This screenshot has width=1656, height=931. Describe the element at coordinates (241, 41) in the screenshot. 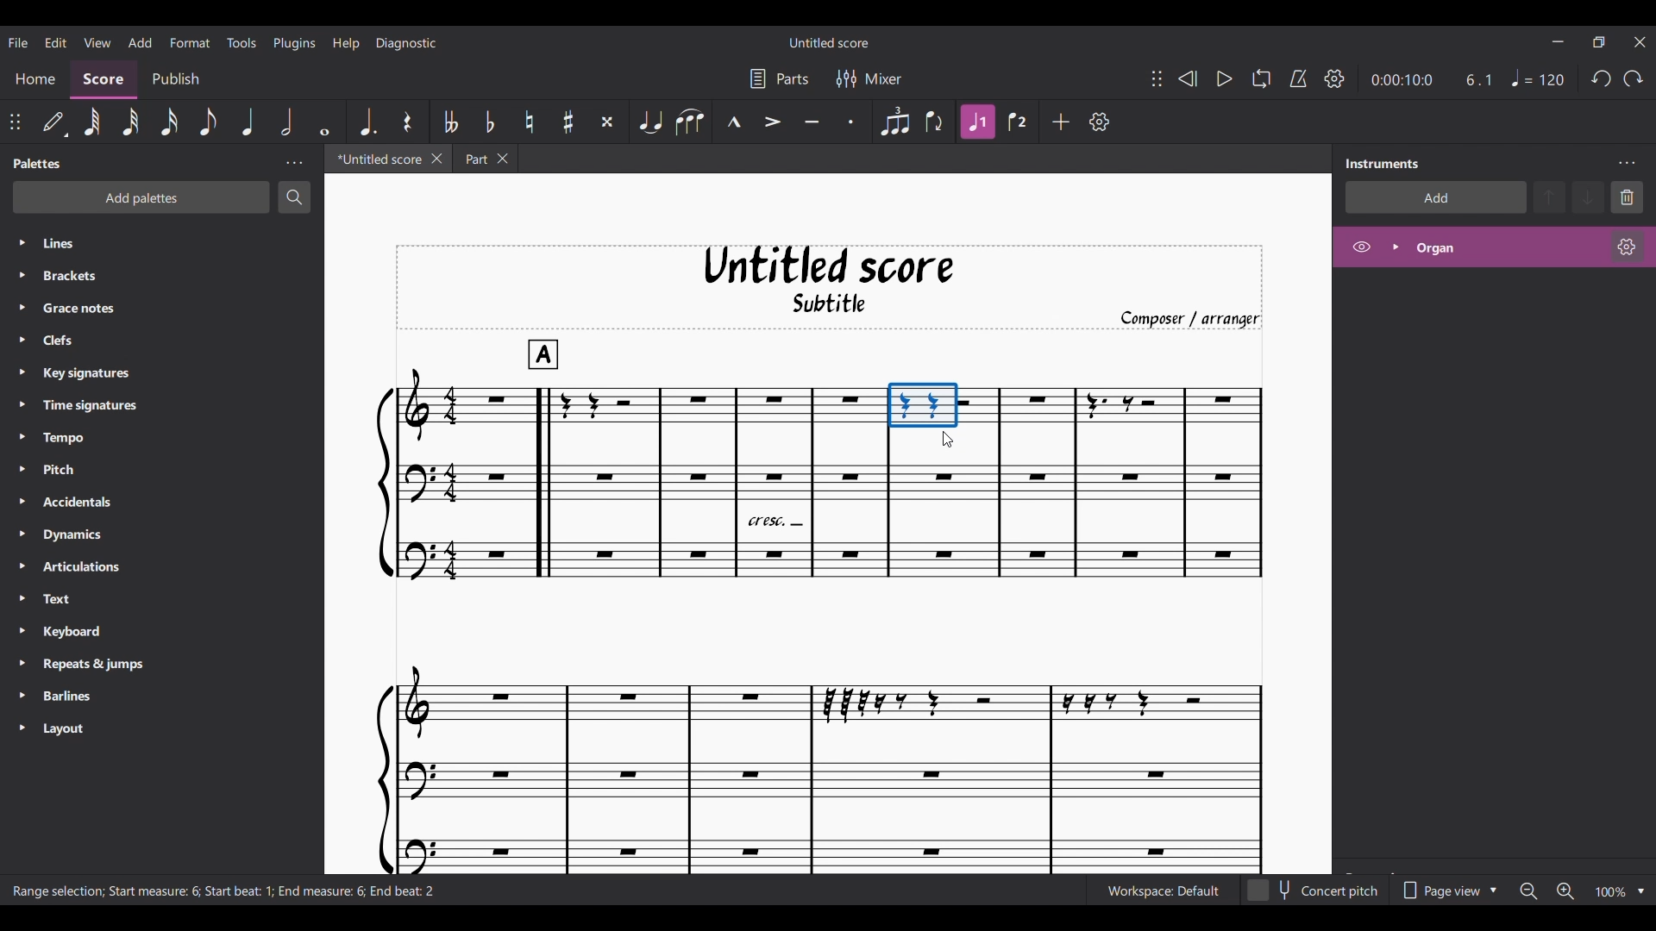

I see `Tools menu` at that location.